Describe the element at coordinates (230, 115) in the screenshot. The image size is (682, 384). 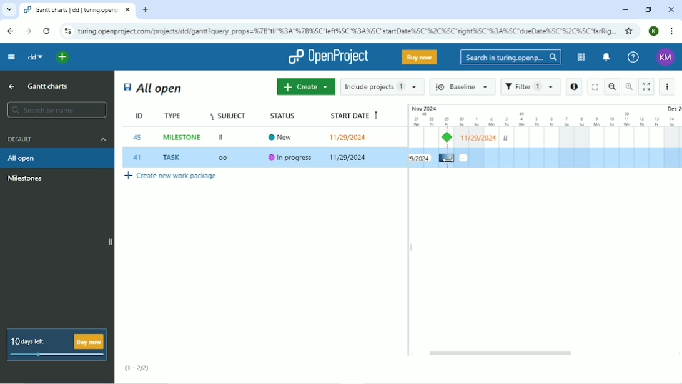
I see `Subject` at that location.